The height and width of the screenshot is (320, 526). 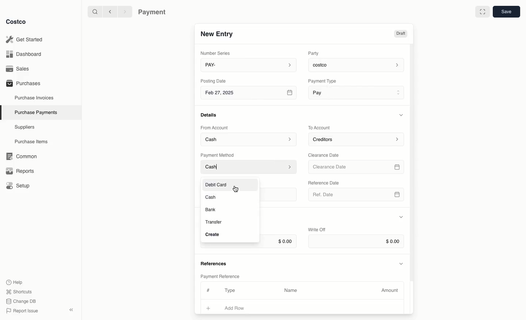 I want to click on Setup, so click(x=20, y=186).